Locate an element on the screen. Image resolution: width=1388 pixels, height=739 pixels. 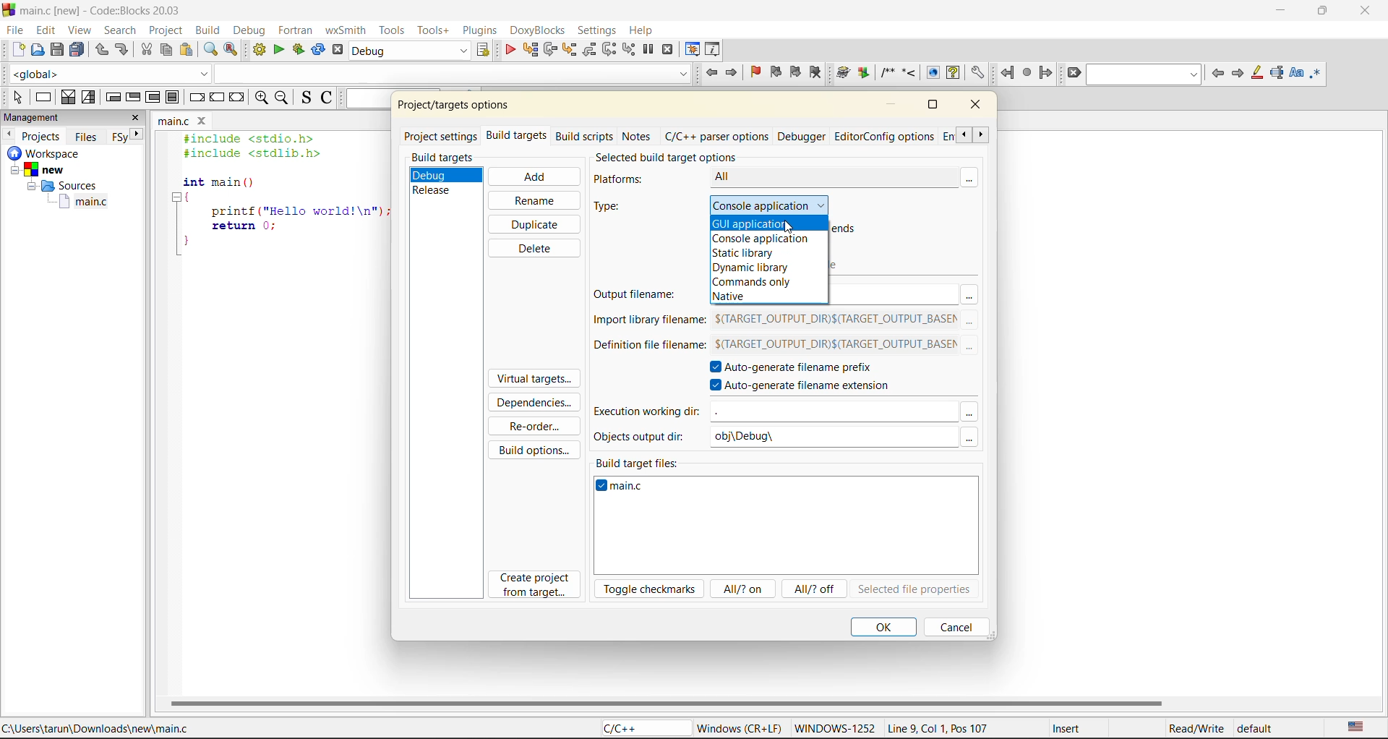
 is located at coordinates (969, 411).